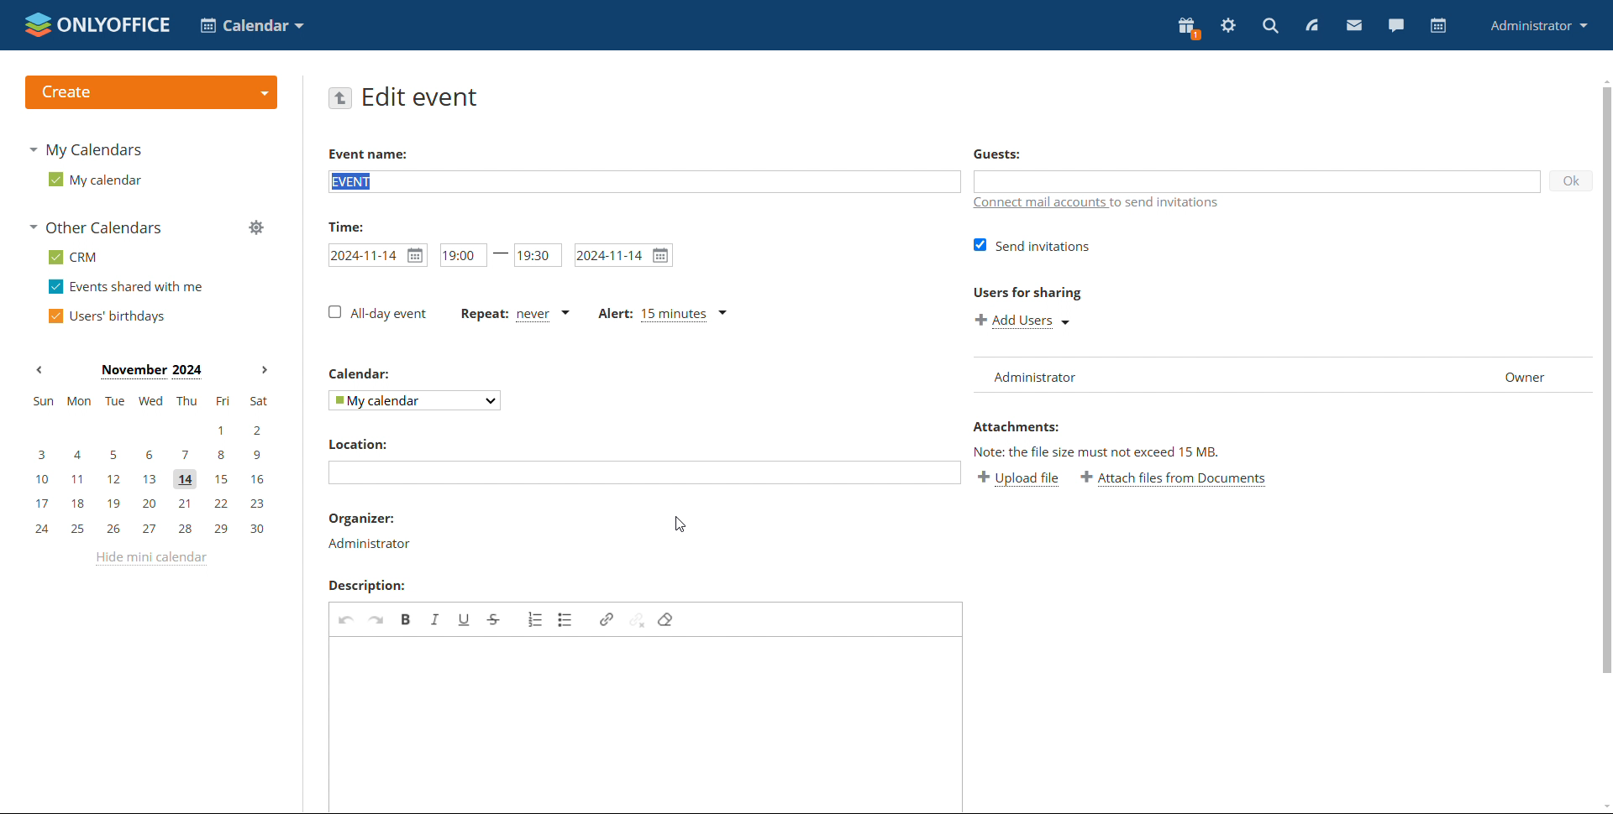  Describe the element at coordinates (494, 618) in the screenshot. I see `strikethrough` at that location.